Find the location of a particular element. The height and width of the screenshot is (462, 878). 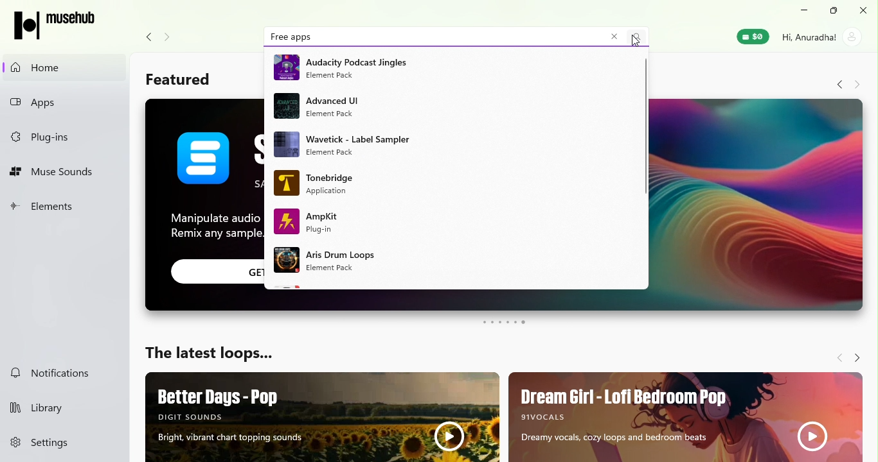

Account is located at coordinates (822, 36).